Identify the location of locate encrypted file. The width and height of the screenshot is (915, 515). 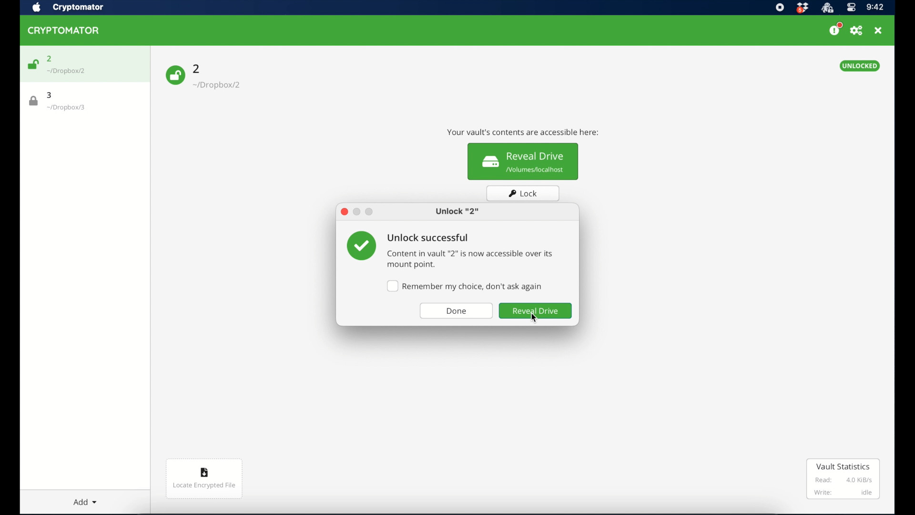
(204, 479).